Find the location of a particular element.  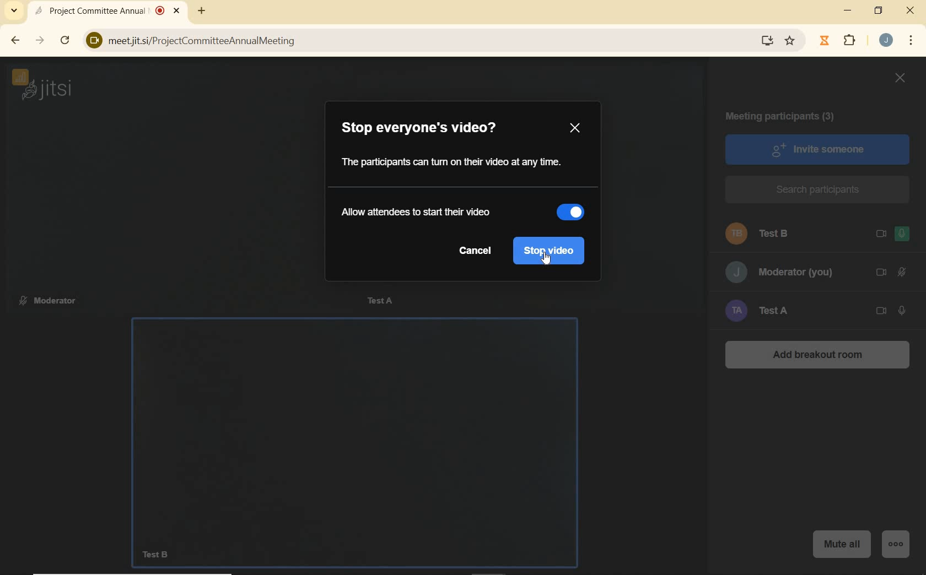

Test B is located at coordinates (785, 234).